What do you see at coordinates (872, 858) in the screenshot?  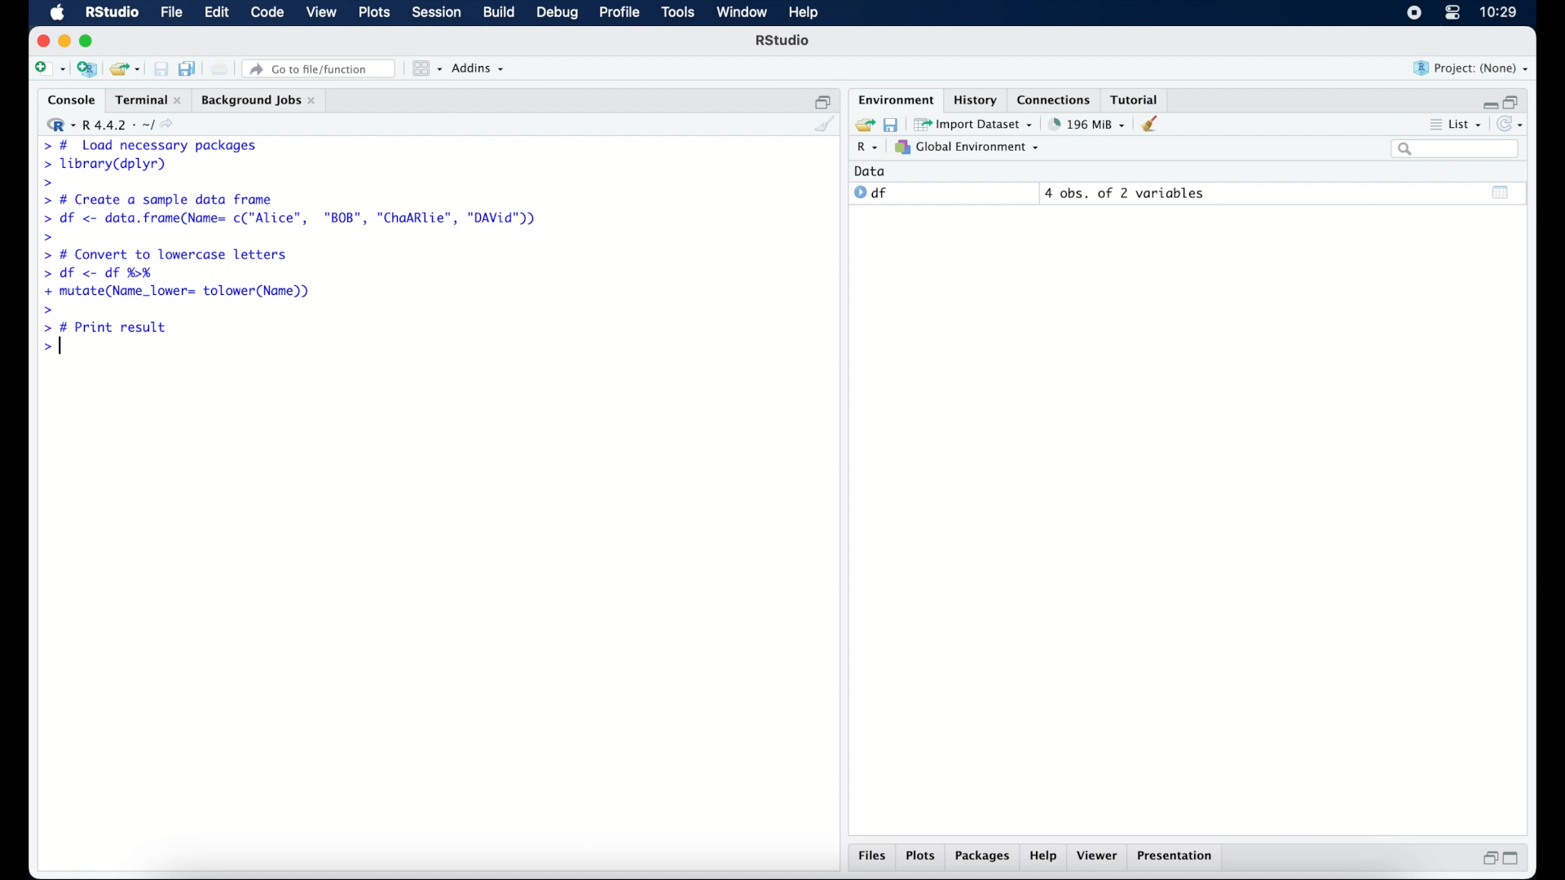 I see `files` at bounding box center [872, 858].